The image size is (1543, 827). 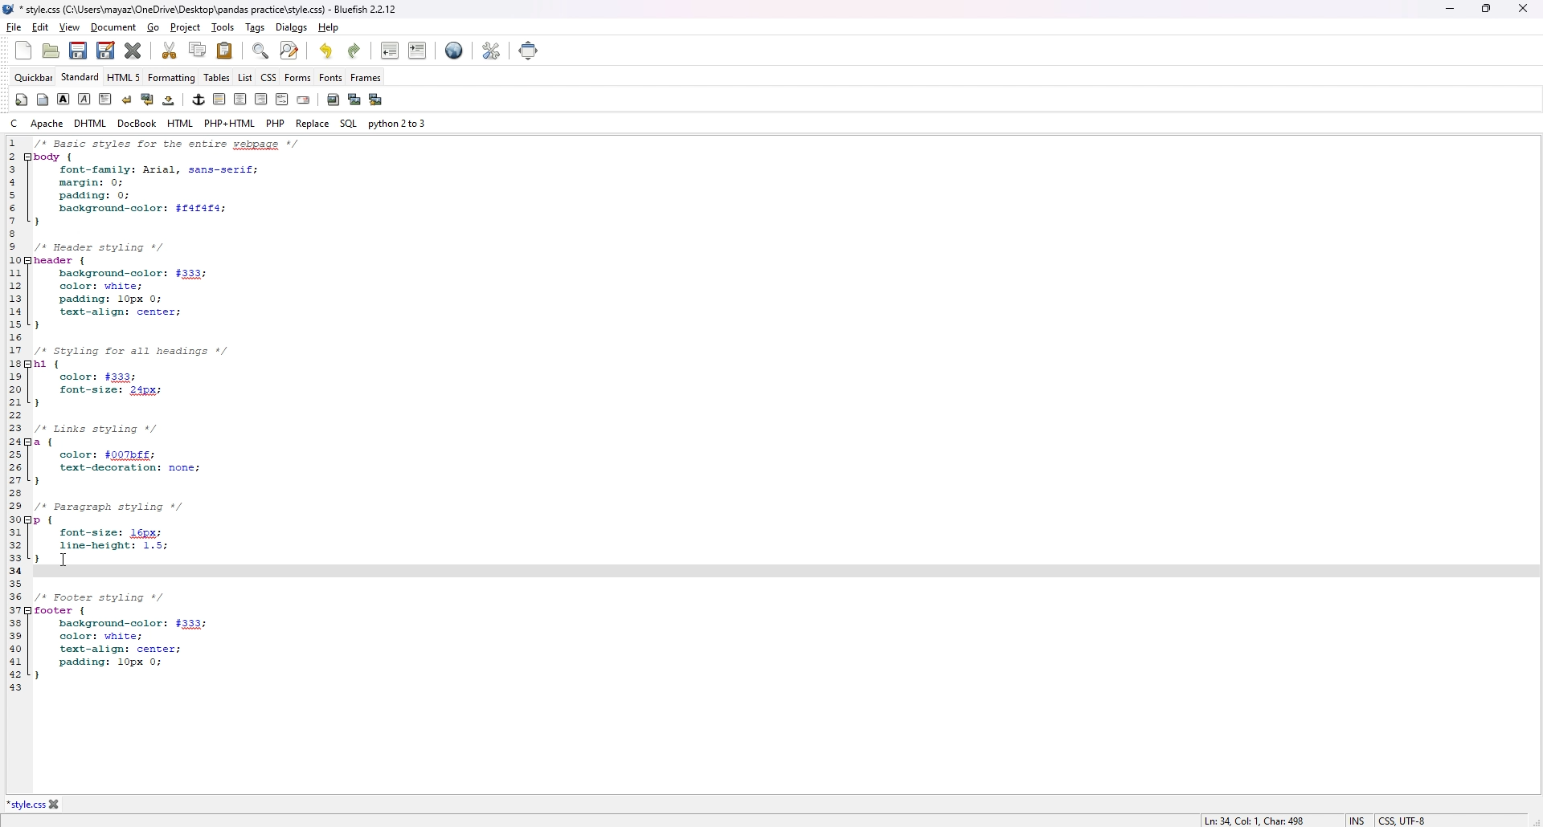 I want to click on center, so click(x=240, y=100).